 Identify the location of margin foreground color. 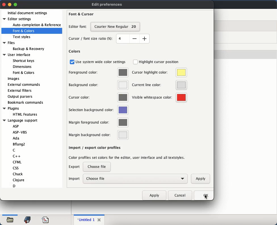
(92, 123).